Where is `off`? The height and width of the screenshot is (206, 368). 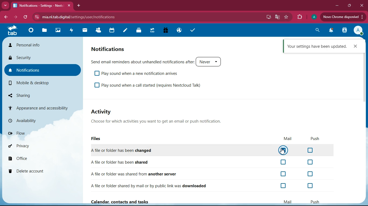 off is located at coordinates (311, 174).